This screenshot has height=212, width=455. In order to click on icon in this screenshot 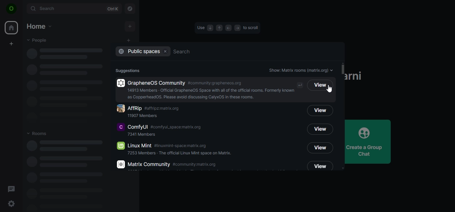, I will do `click(11, 9)`.